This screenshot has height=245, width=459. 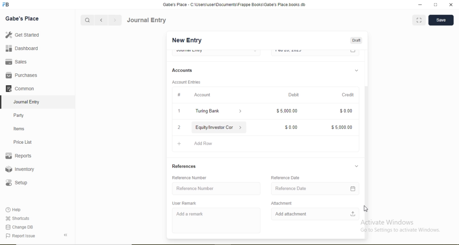 What do you see at coordinates (291, 214) in the screenshot?
I see `Add attachment` at bounding box center [291, 214].